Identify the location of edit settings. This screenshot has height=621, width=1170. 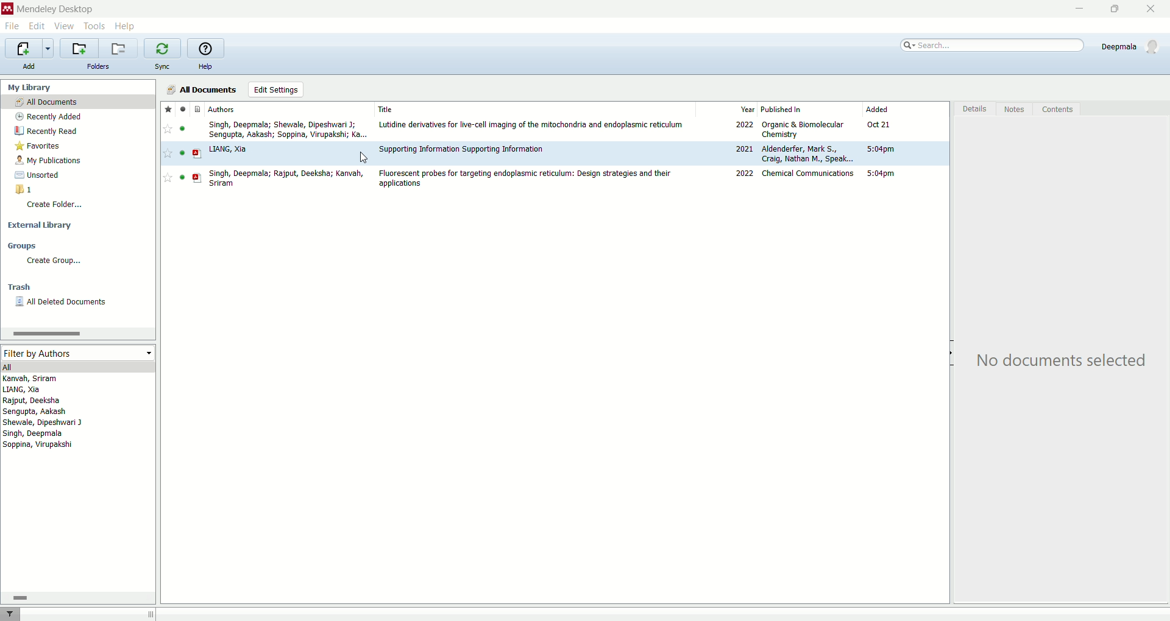
(275, 89).